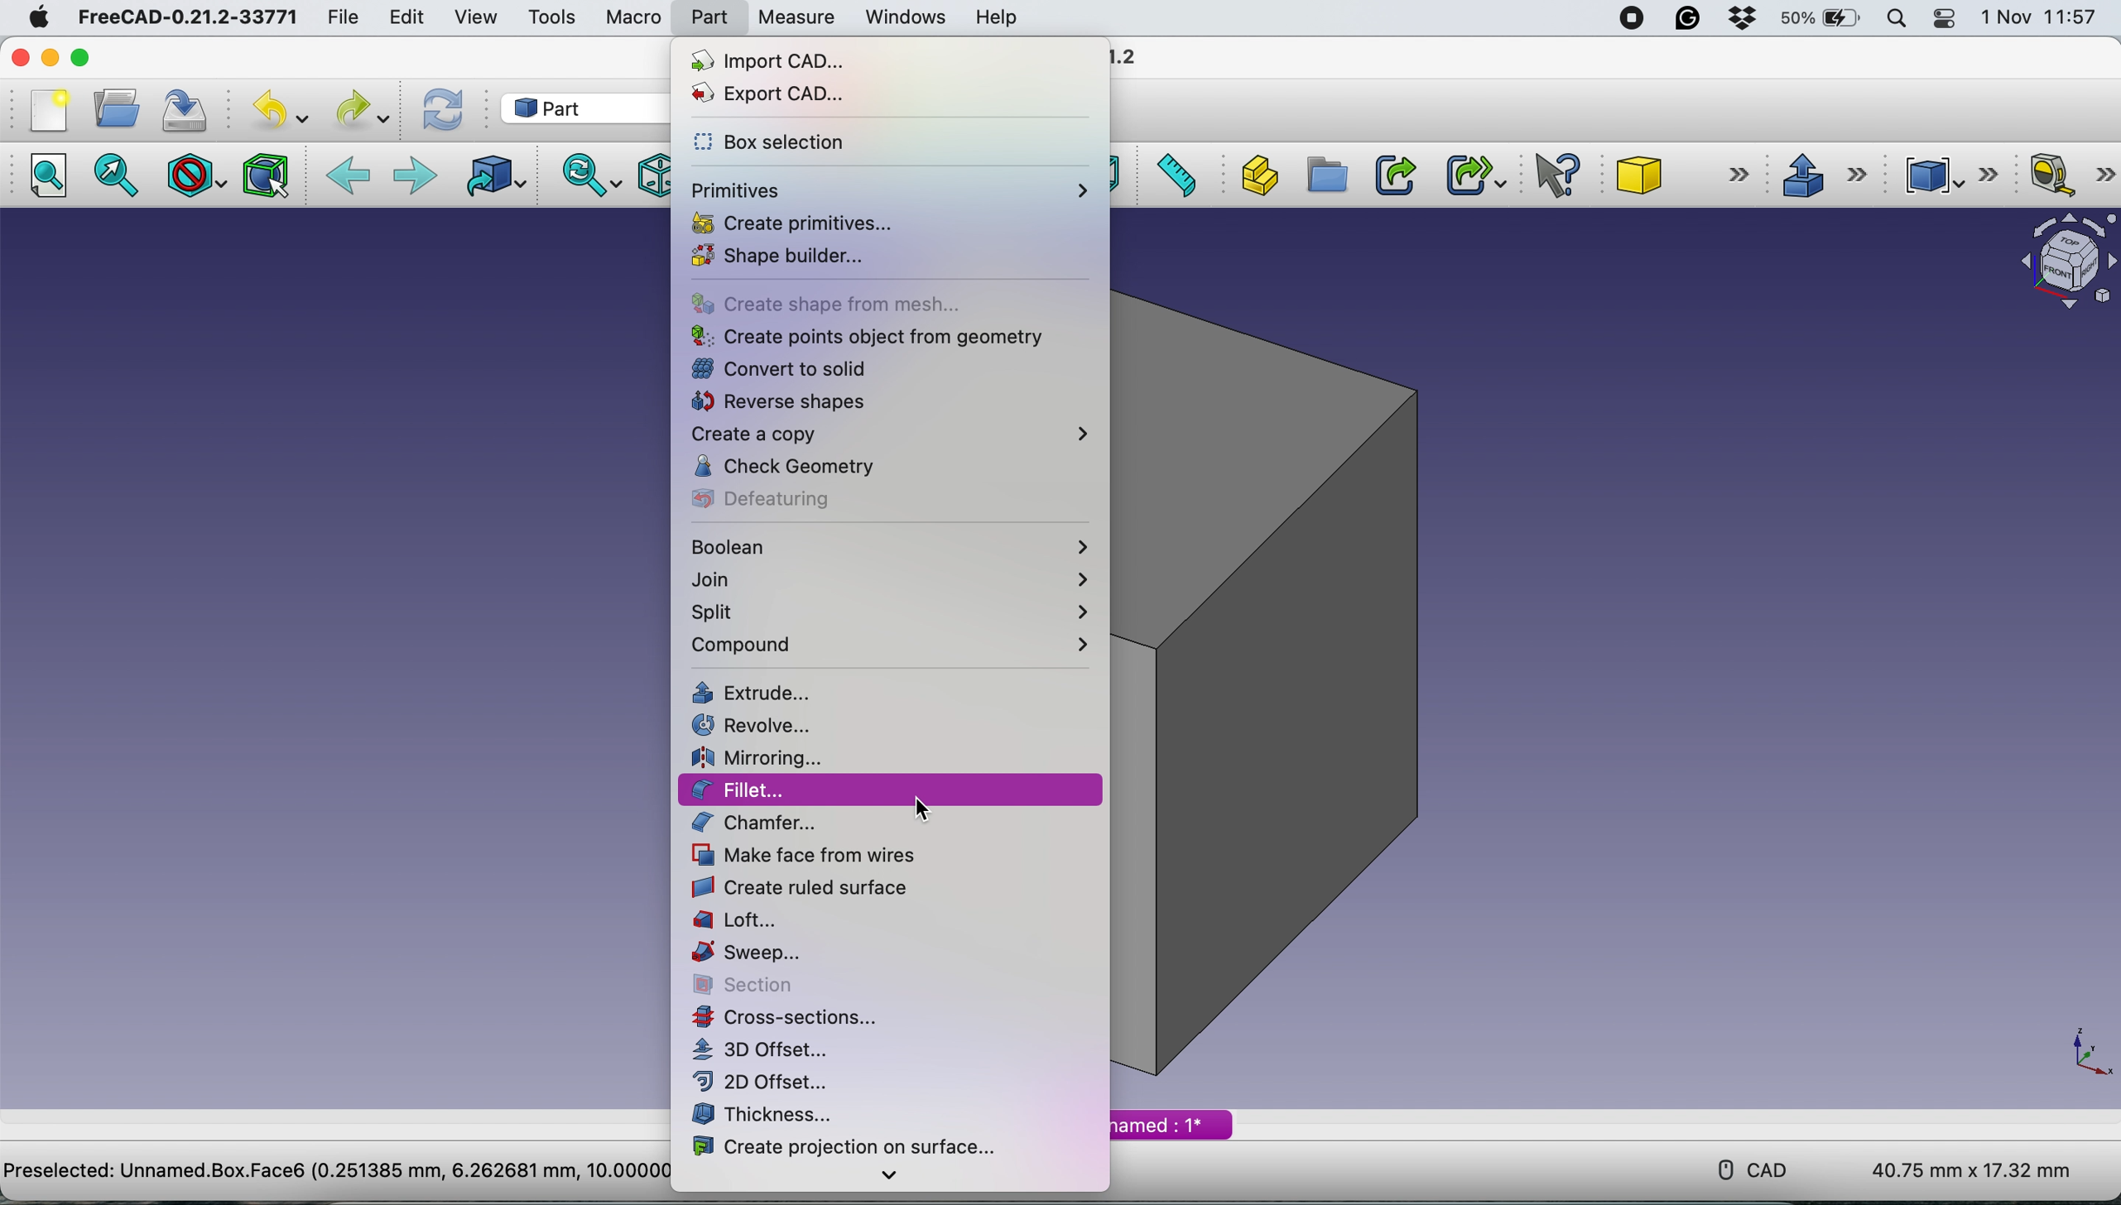  What do you see at coordinates (2060, 265) in the screenshot?
I see `object interface` at bounding box center [2060, 265].